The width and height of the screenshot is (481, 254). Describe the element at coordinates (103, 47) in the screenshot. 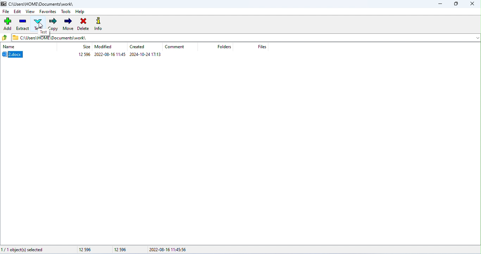

I see `modified` at that location.